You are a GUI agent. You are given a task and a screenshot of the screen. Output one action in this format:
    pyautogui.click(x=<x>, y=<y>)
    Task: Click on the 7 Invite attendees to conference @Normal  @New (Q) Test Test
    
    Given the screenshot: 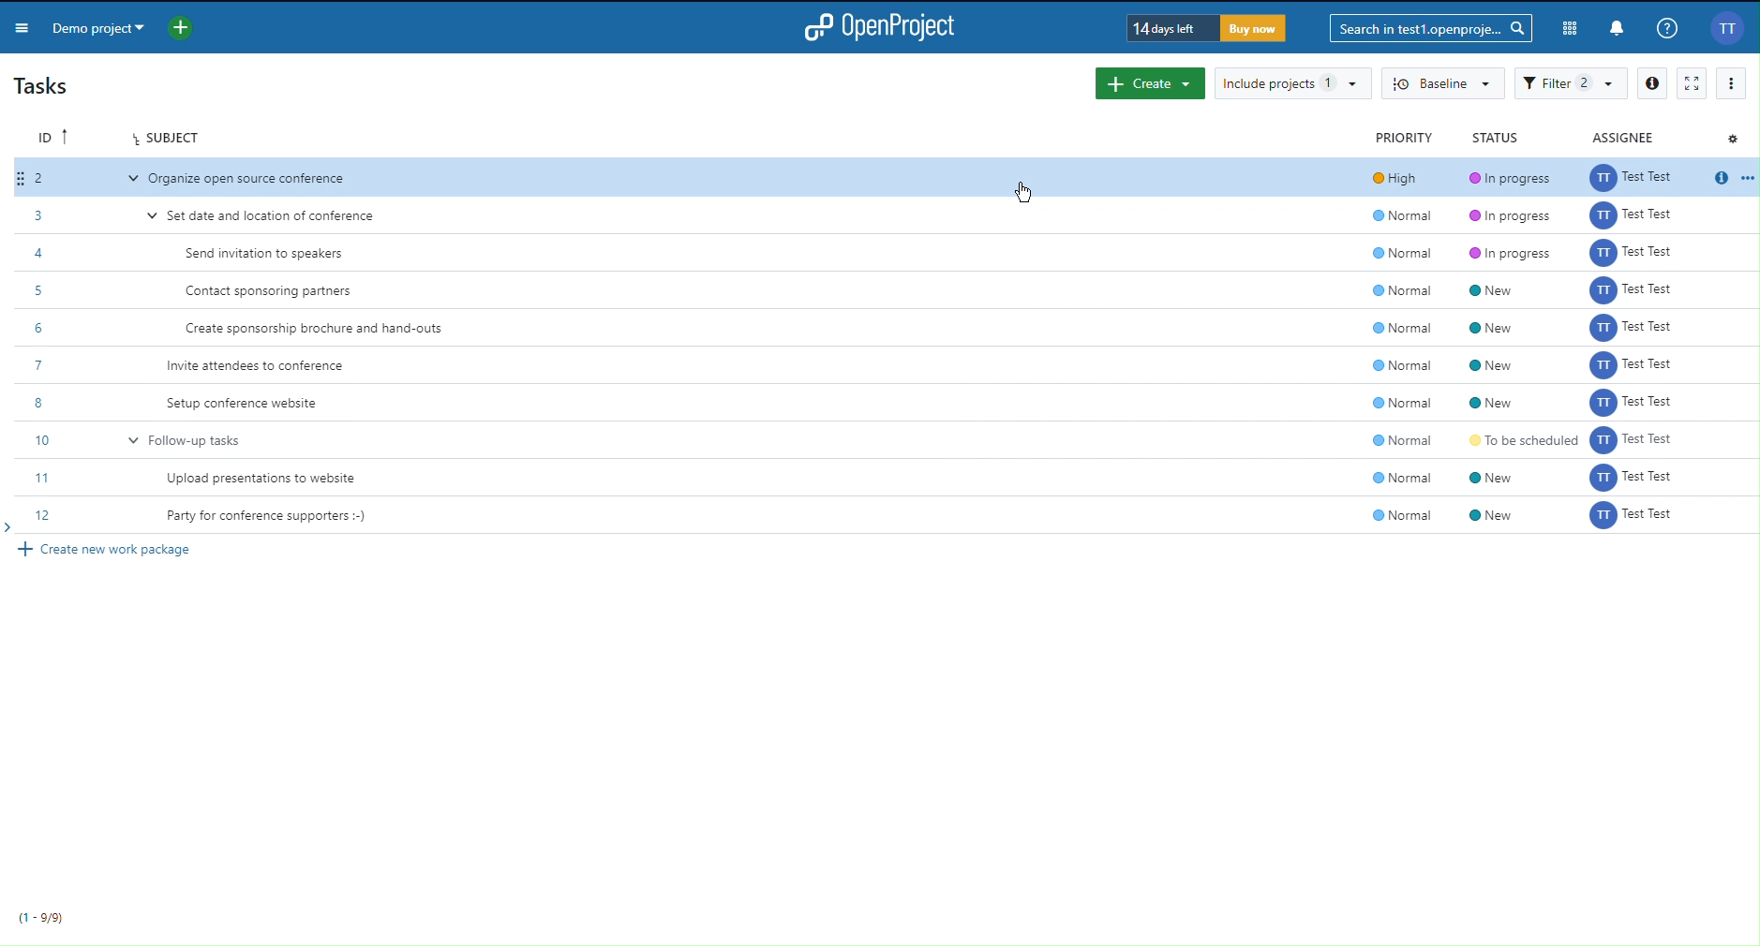 What is the action you would take?
    pyautogui.click(x=881, y=365)
    